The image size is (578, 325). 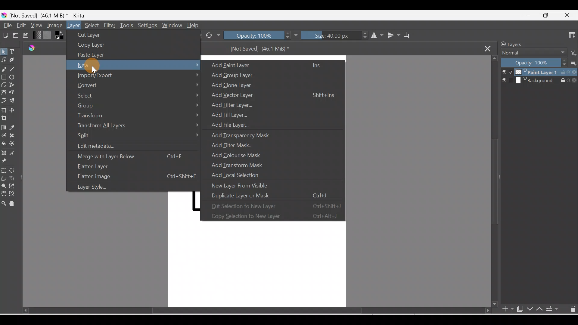 What do you see at coordinates (573, 64) in the screenshot?
I see `More` at bounding box center [573, 64].